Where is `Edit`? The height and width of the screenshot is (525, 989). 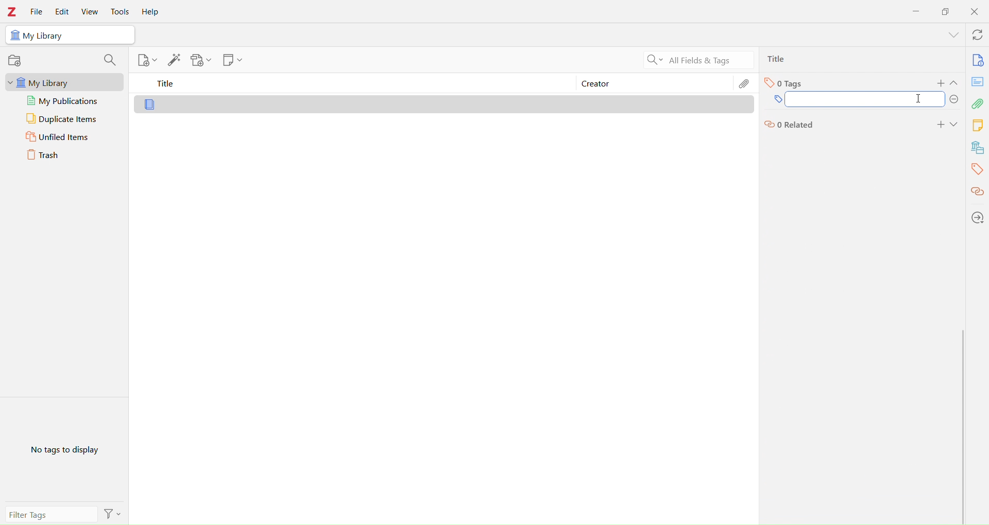
Edit is located at coordinates (61, 9).